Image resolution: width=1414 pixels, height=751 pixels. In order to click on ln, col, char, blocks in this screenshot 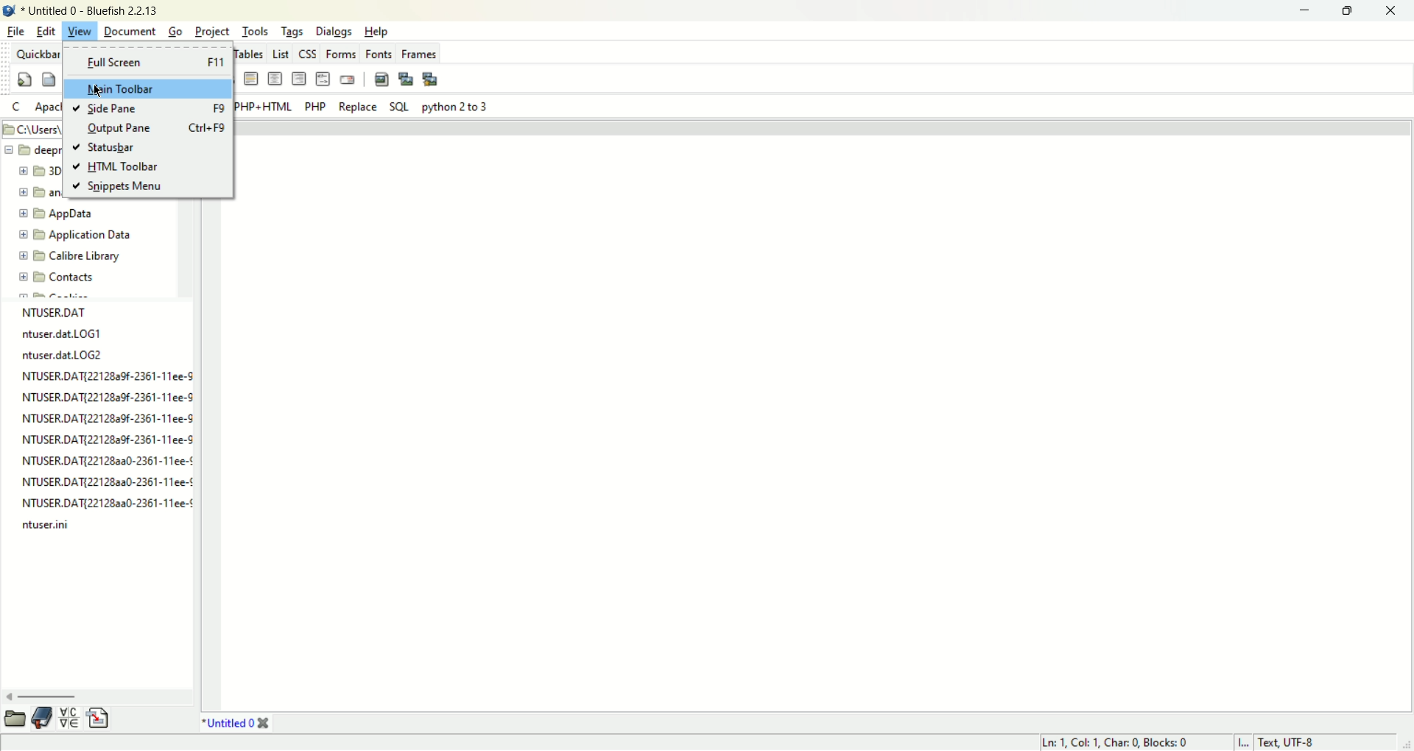, I will do `click(1116, 743)`.